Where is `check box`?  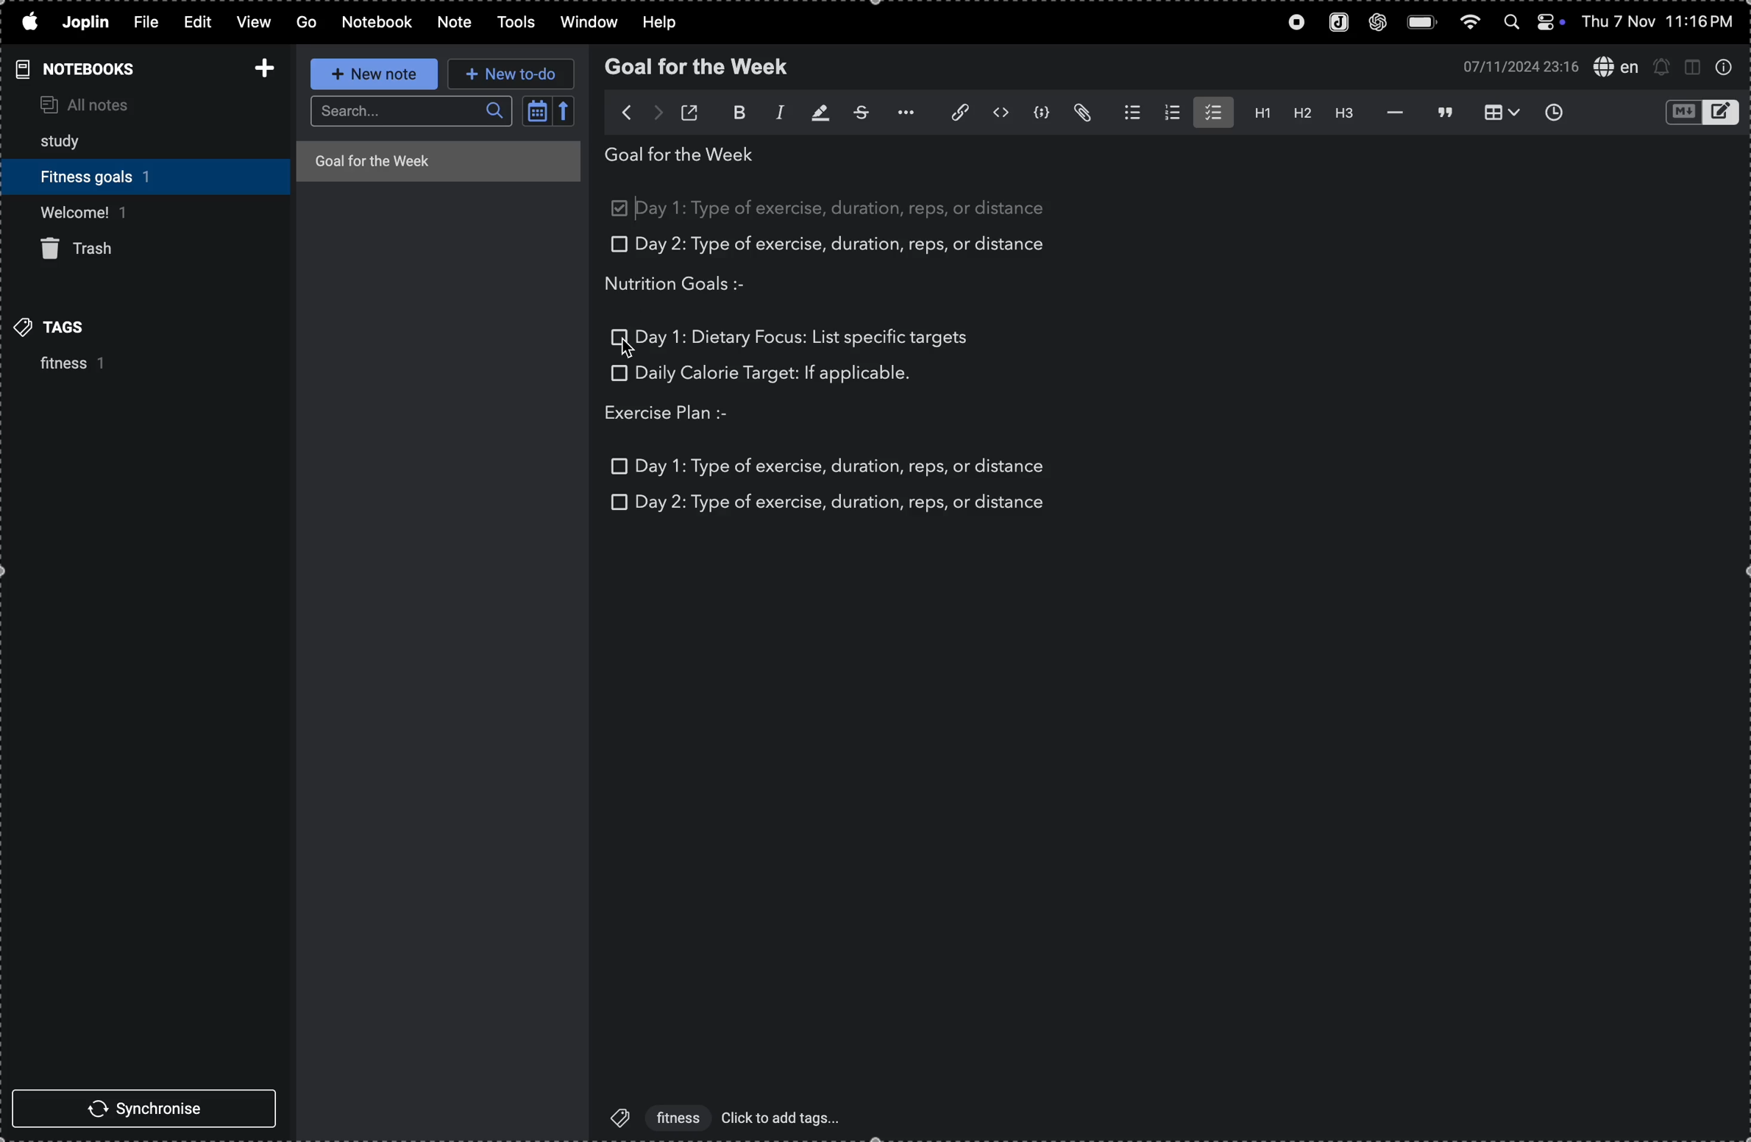 check box is located at coordinates (622, 210).